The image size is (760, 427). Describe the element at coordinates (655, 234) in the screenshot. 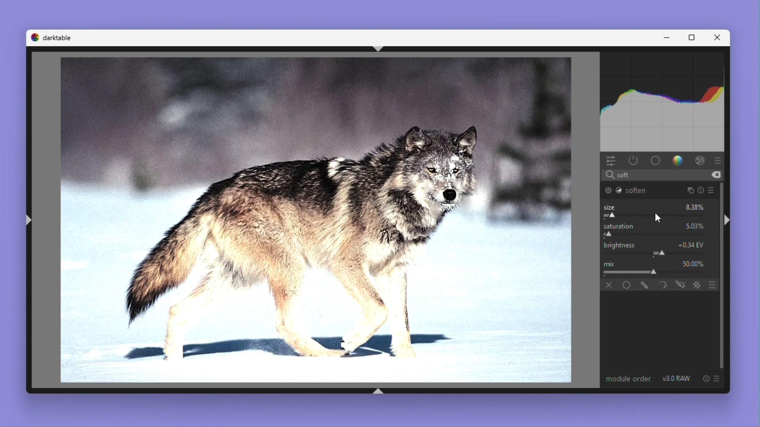

I see `slider` at that location.